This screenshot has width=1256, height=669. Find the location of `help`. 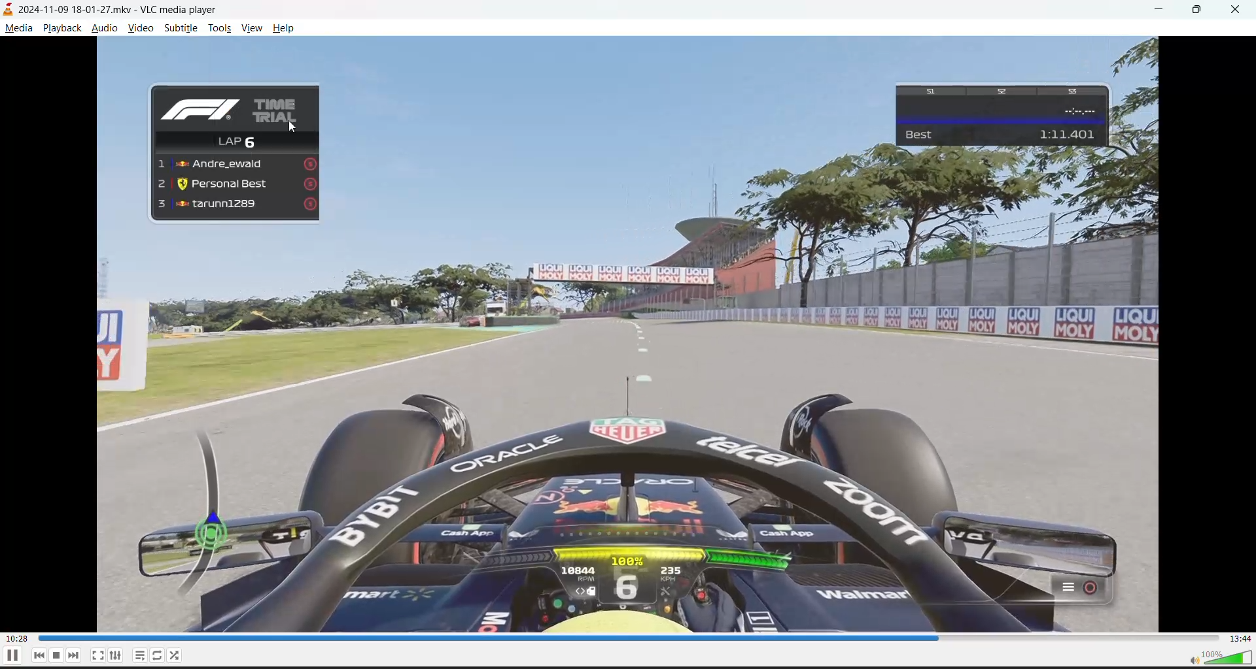

help is located at coordinates (285, 27).